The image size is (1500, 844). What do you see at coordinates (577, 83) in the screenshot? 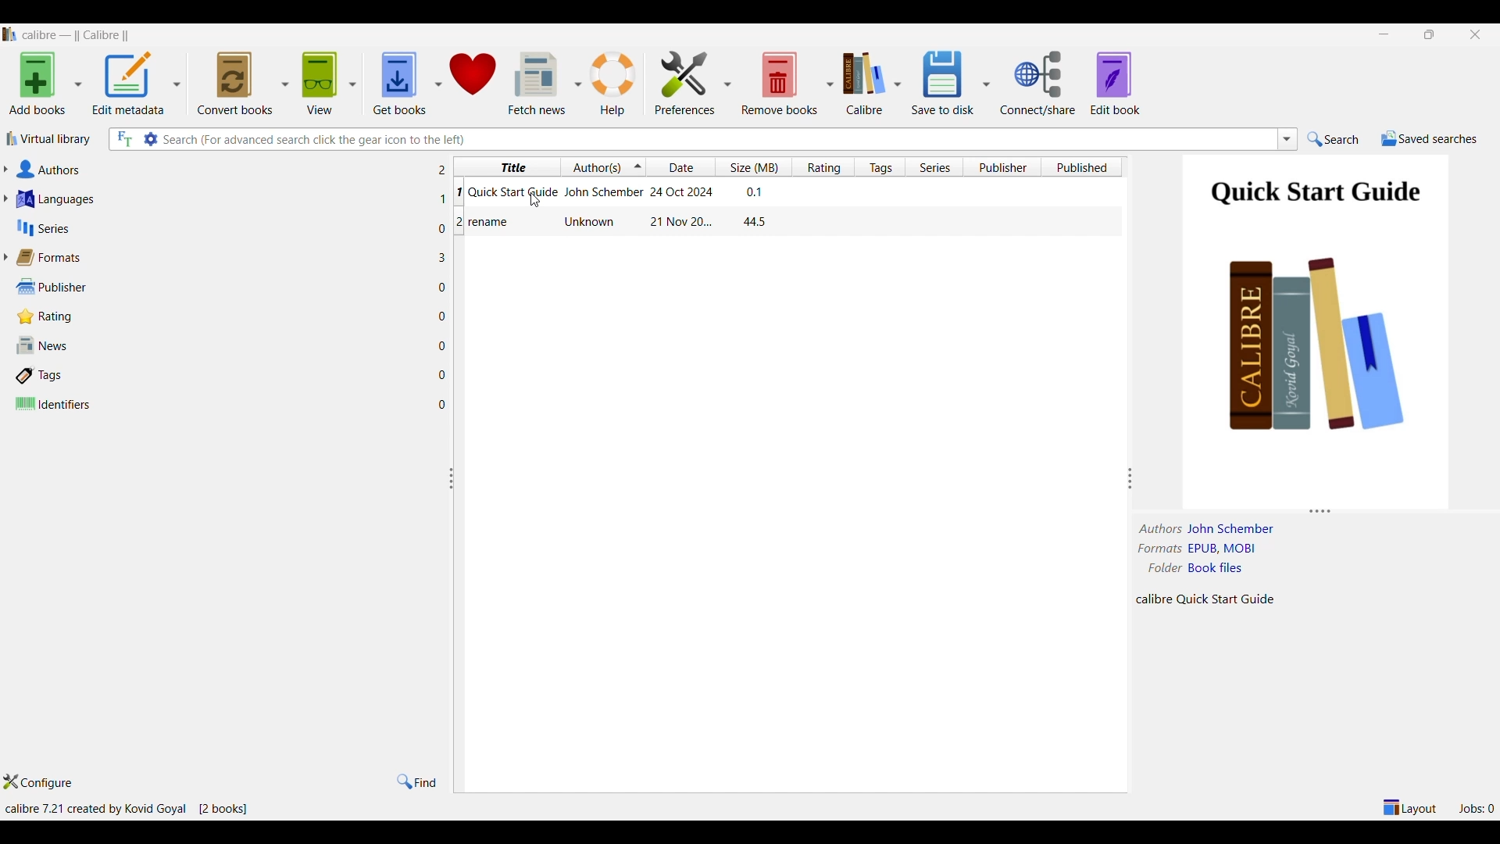
I see `Fetch news column` at bounding box center [577, 83].